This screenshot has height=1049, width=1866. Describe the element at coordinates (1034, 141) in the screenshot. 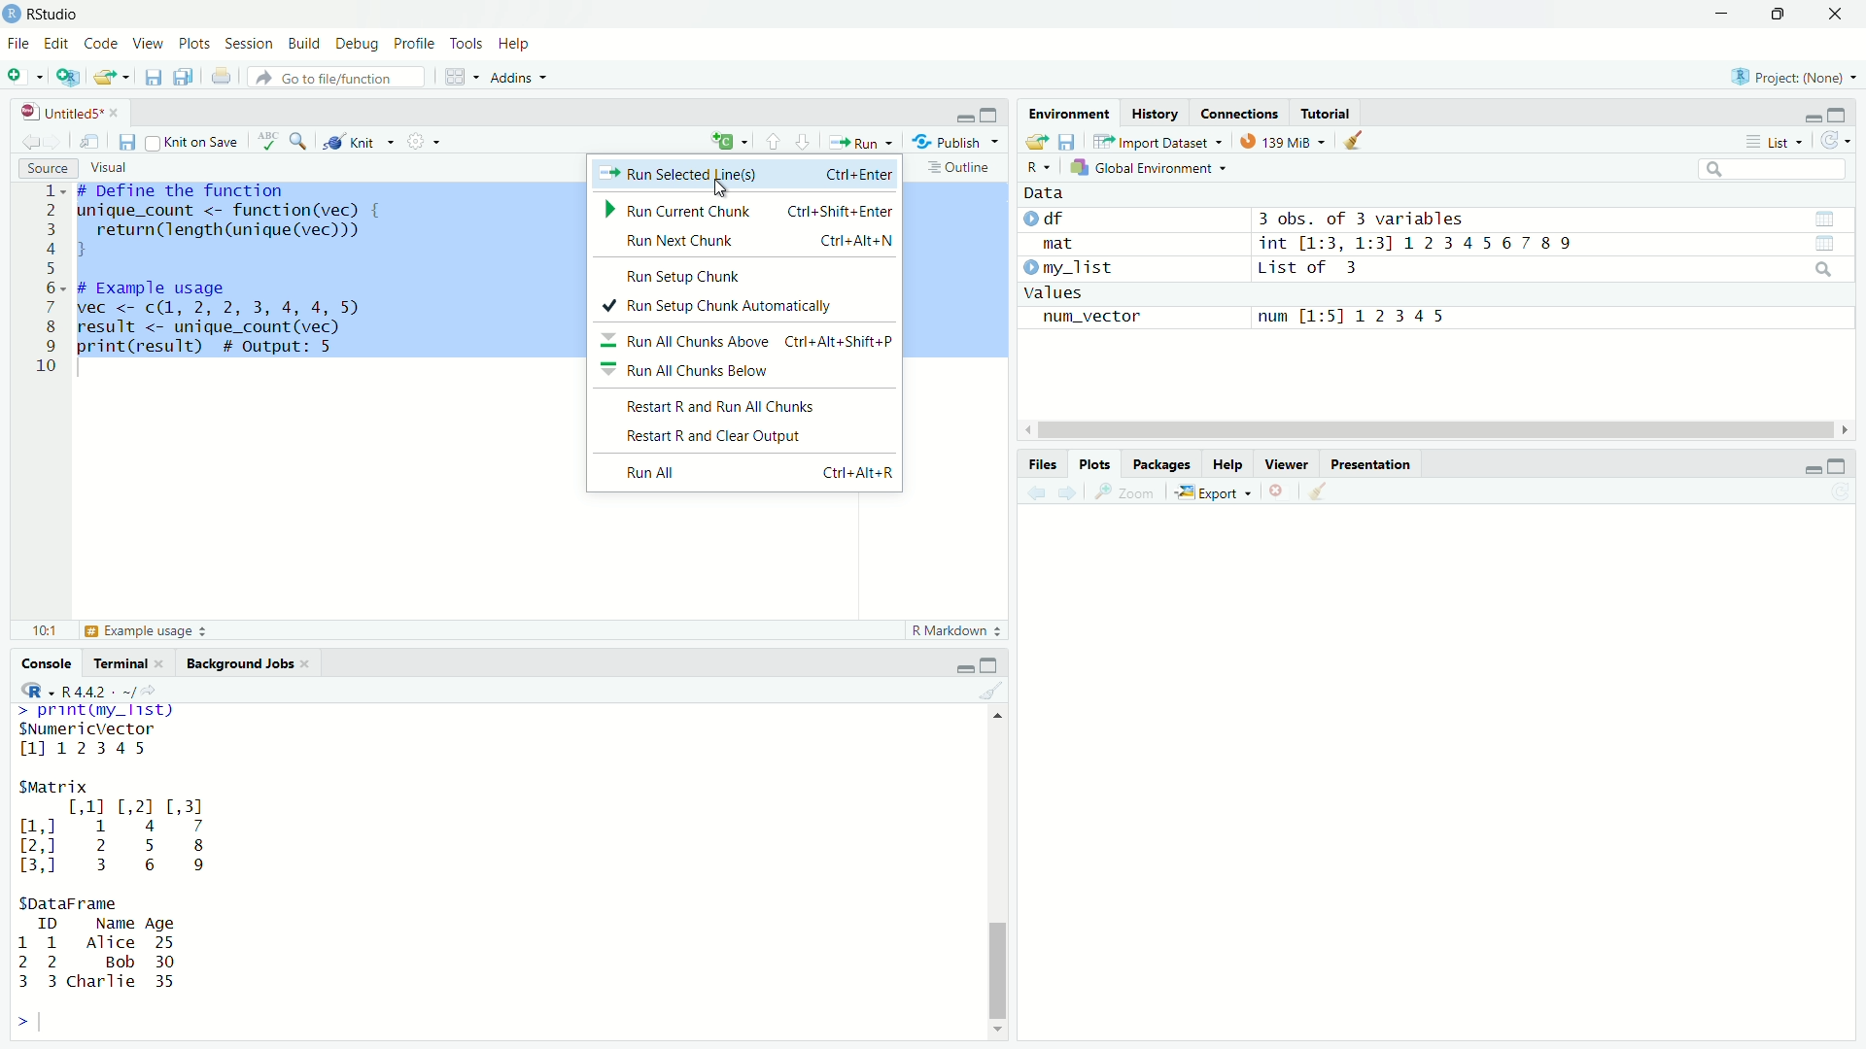

I see `open` at that location.